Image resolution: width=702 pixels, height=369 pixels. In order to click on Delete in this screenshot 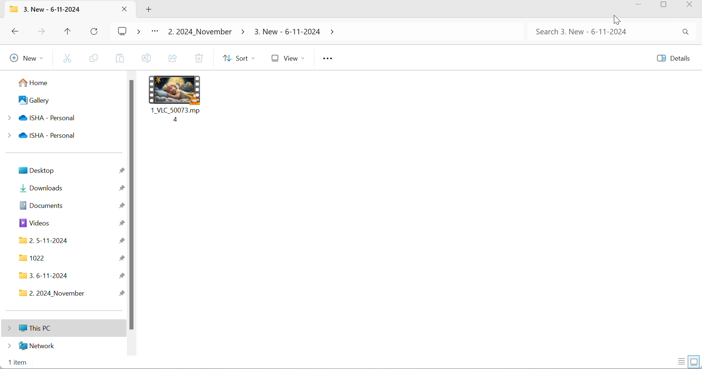, I will do `click(199, 58)`.